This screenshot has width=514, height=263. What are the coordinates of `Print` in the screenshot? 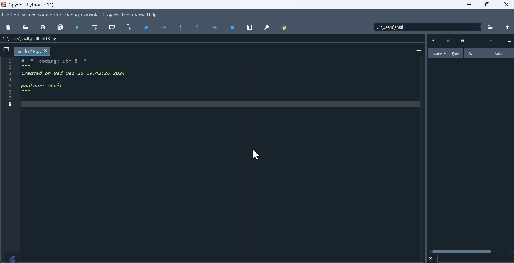 It's located at (449, 41).